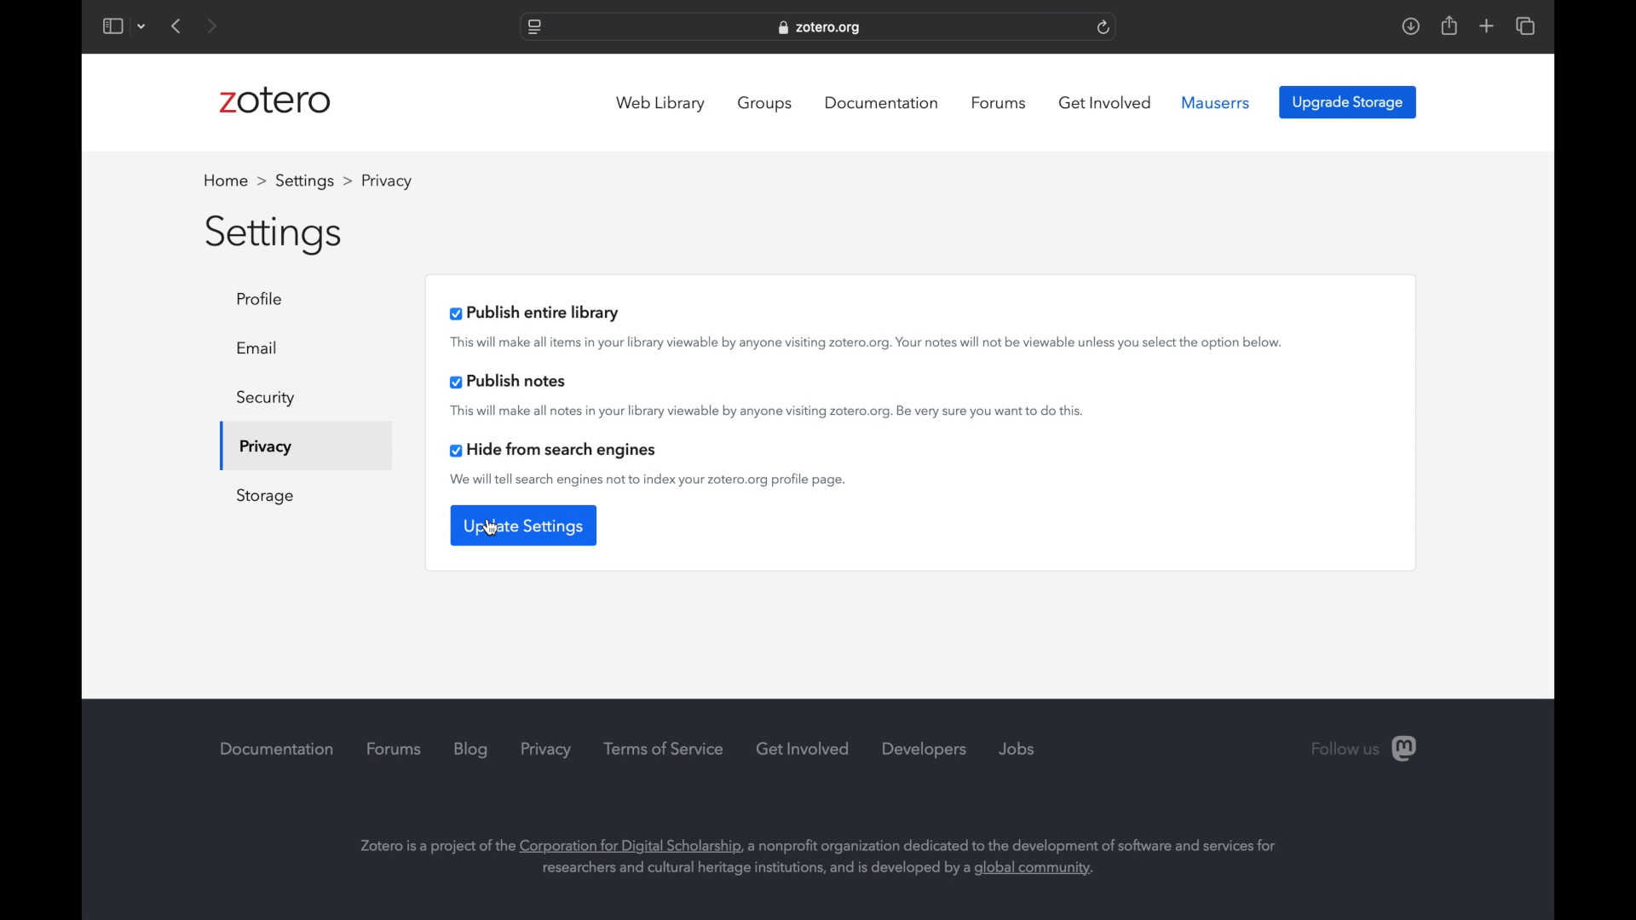 The image size is (1636, 920). What do you see at coordinates (393, 749) in the screenshot?
I see `forums` at bounding box center [393, 749].